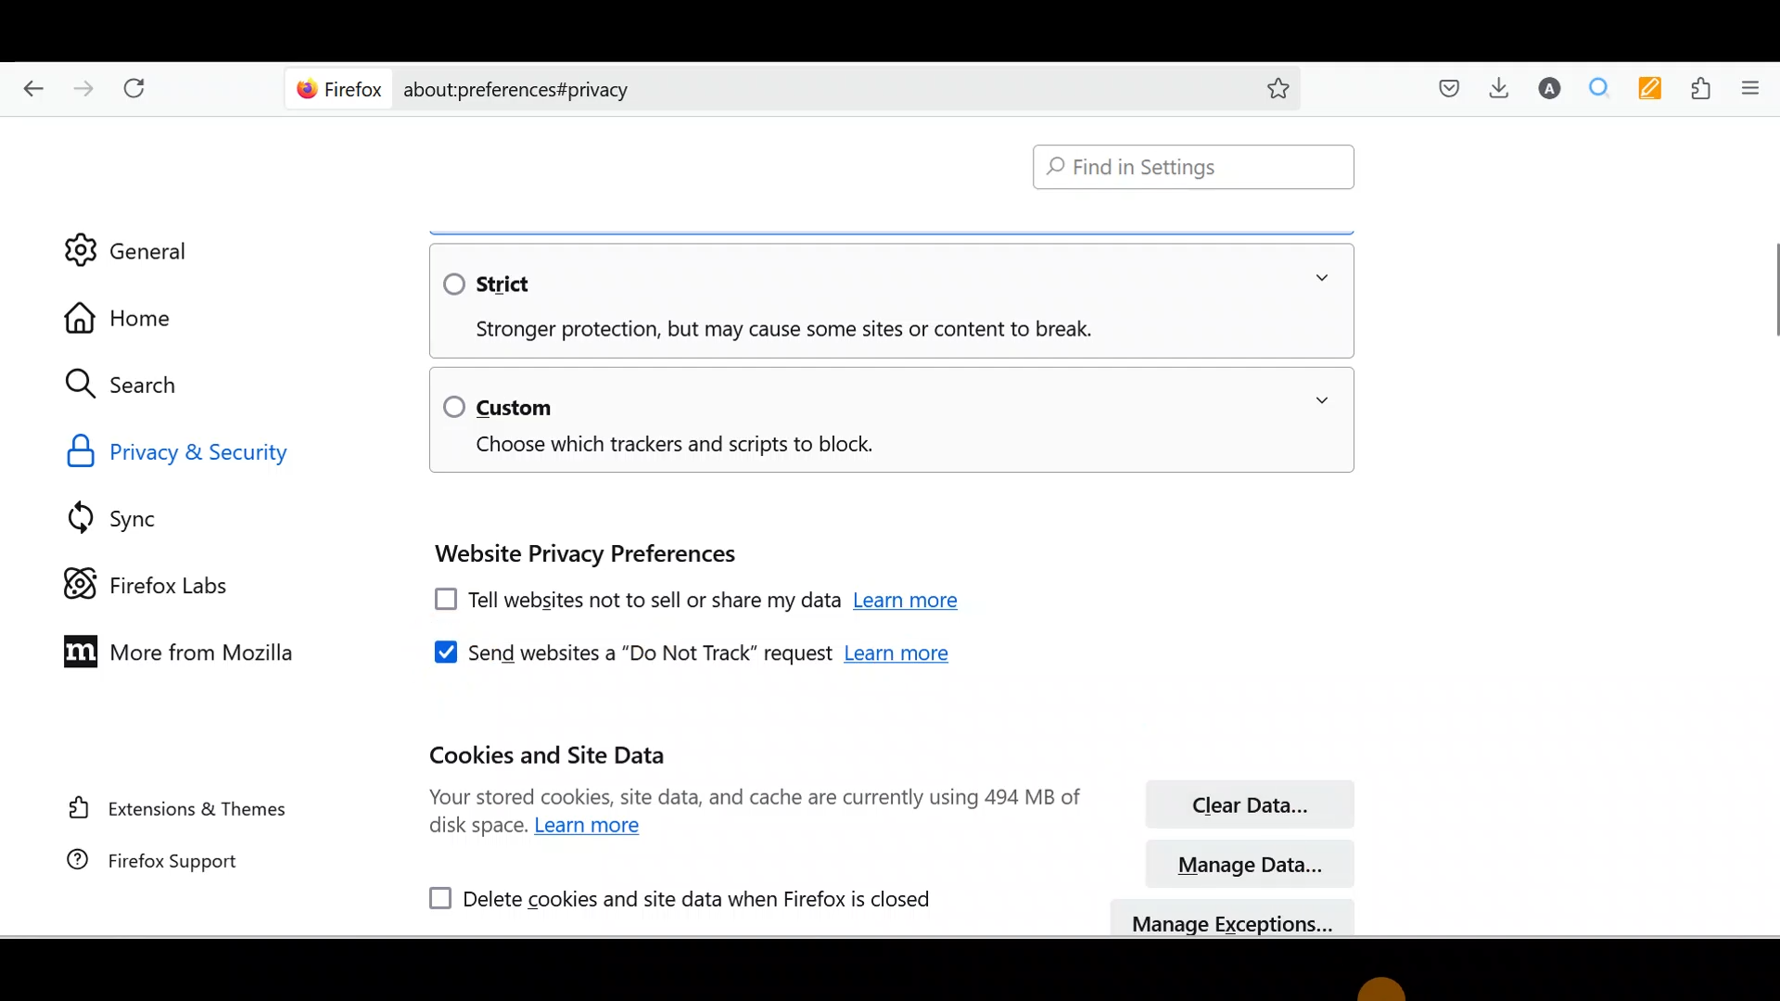 This screenshot has height=1001, width=1780. What do you see at coordinates (911, 603) in the screenshot?
I see `Learn more` at bounding box center [911, 603].